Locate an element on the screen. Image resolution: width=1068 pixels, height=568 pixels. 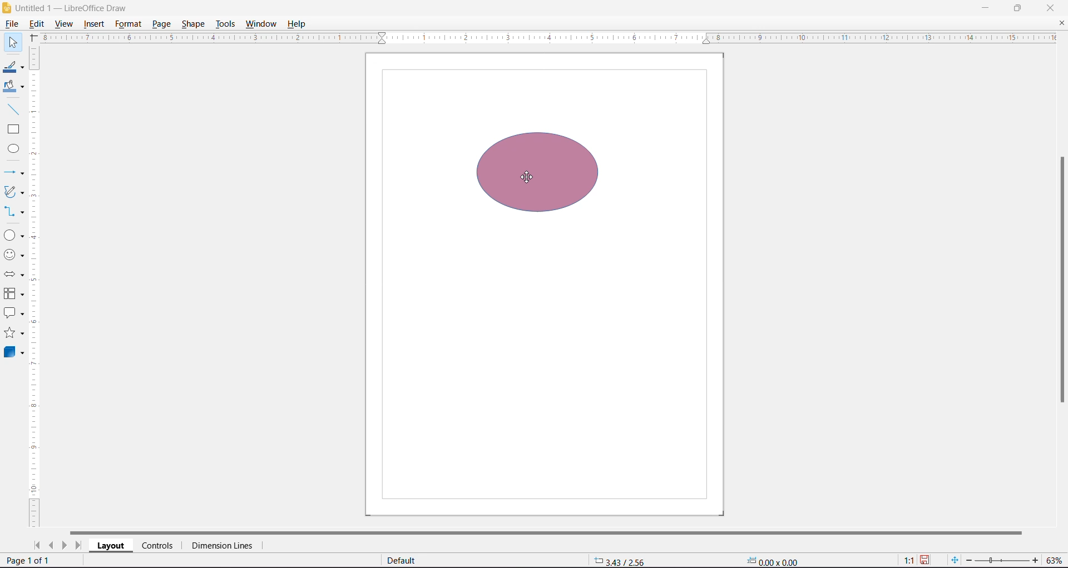
Edit is located at coordinates (37, 24).